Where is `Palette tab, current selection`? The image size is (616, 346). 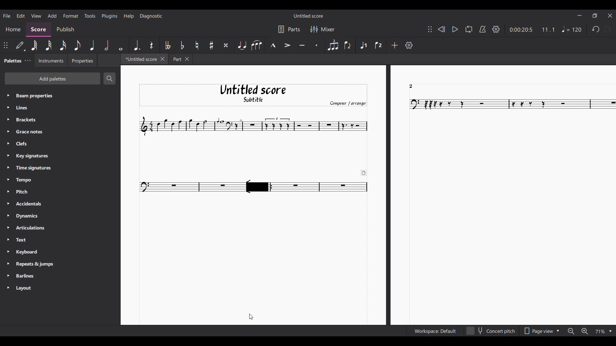 Palette tab, current selection is located at coordinates (11, 61).